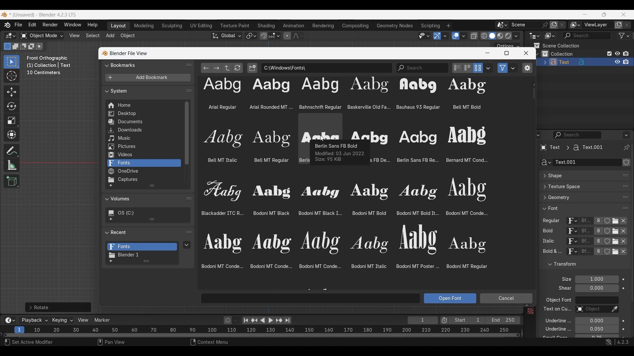  Describe the element at coordinates (235, 26) in the screenshot. I see `Texture paint workspace` at that location.